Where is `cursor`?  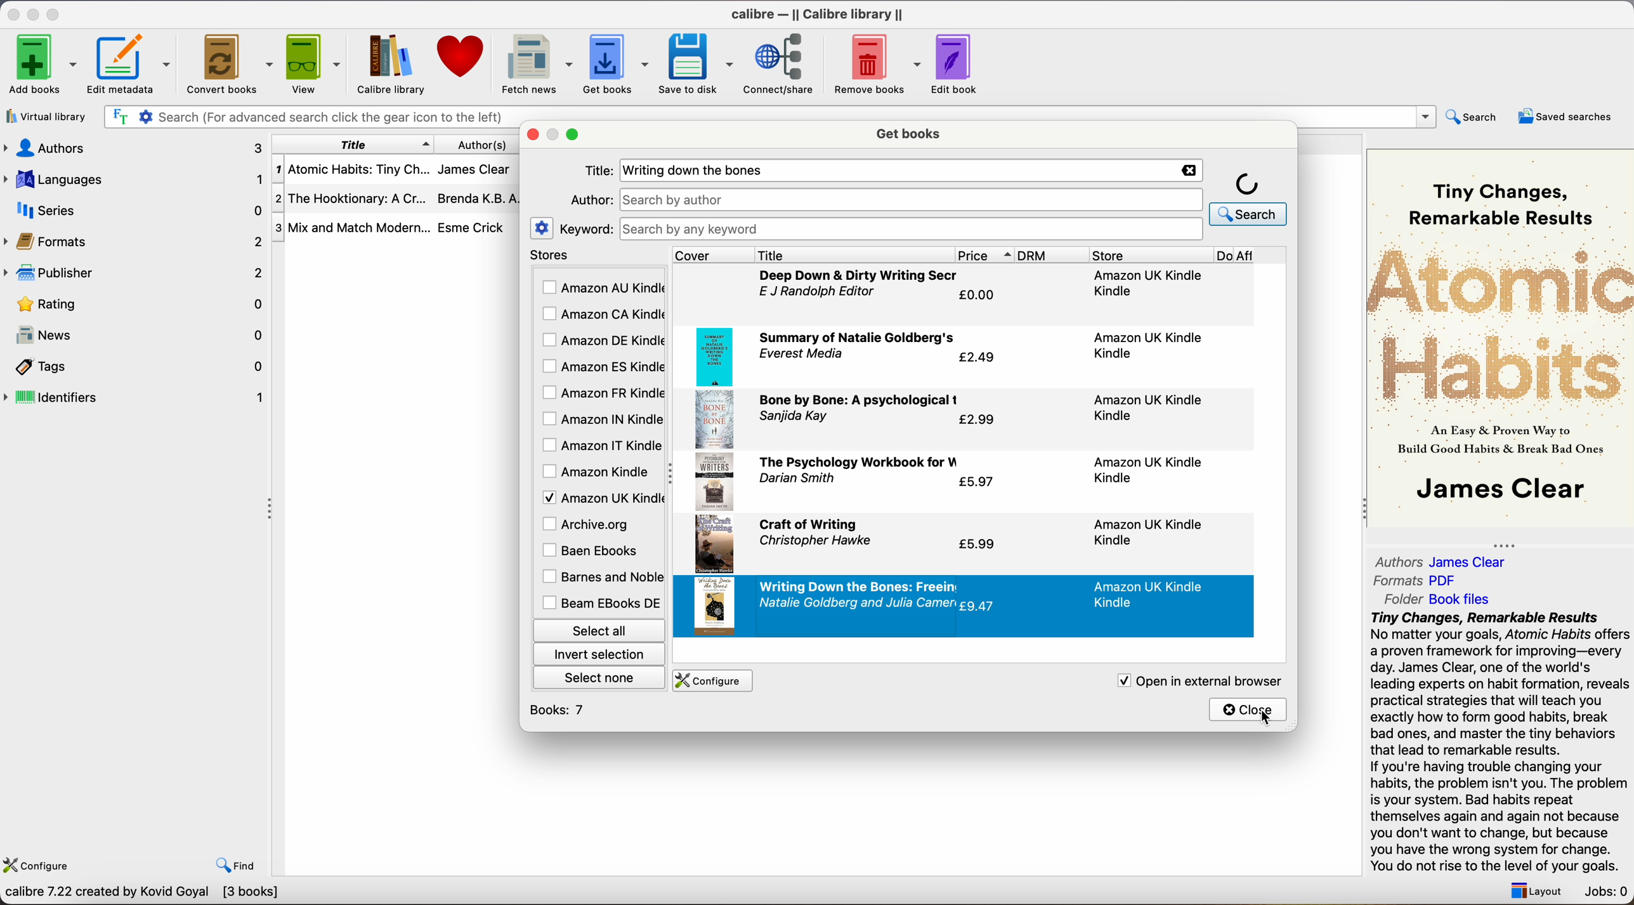
cursor is located at coordinates (1265, 719).